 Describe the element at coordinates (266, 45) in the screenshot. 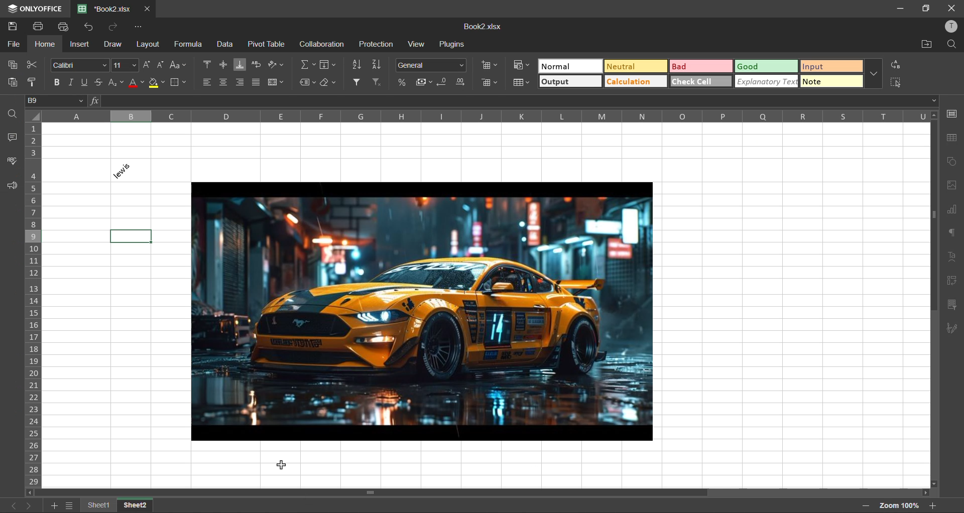

I see `pivot table` at that location.